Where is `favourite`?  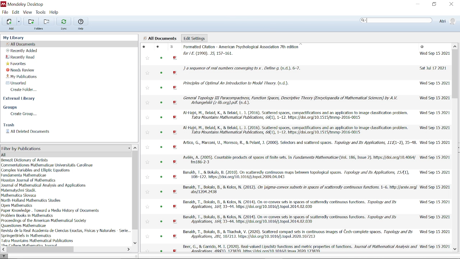 favourite is located at coordinates (147, 59).